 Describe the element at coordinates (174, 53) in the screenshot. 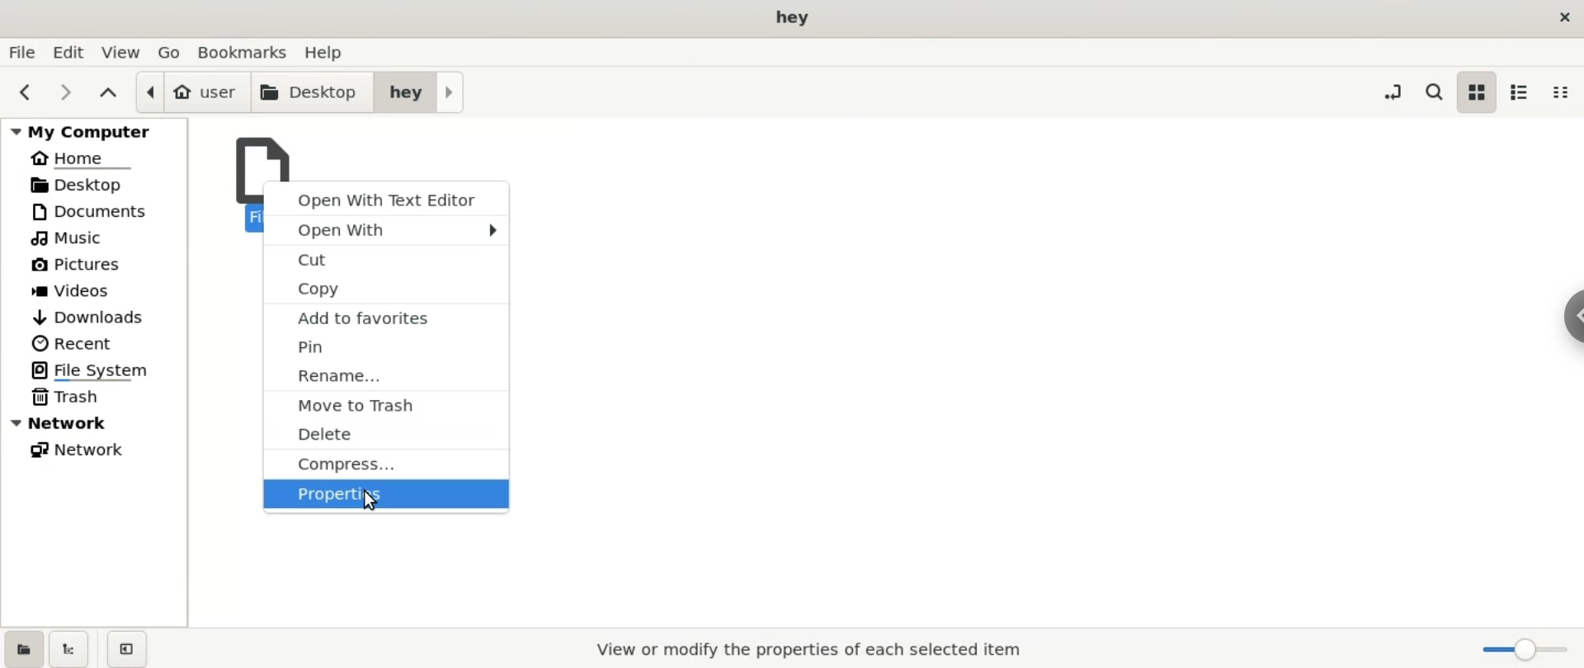

I see `go` at that location.